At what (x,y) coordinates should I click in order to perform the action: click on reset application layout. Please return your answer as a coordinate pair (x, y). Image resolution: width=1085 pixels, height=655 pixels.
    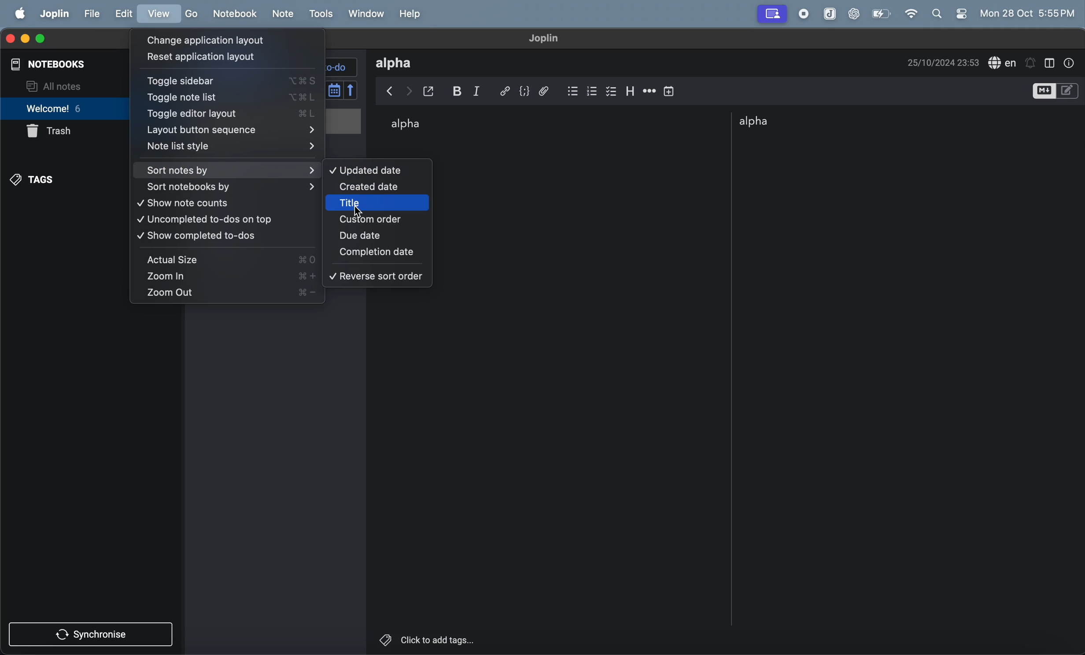
    Looking at the image, I should click on (199, 58).